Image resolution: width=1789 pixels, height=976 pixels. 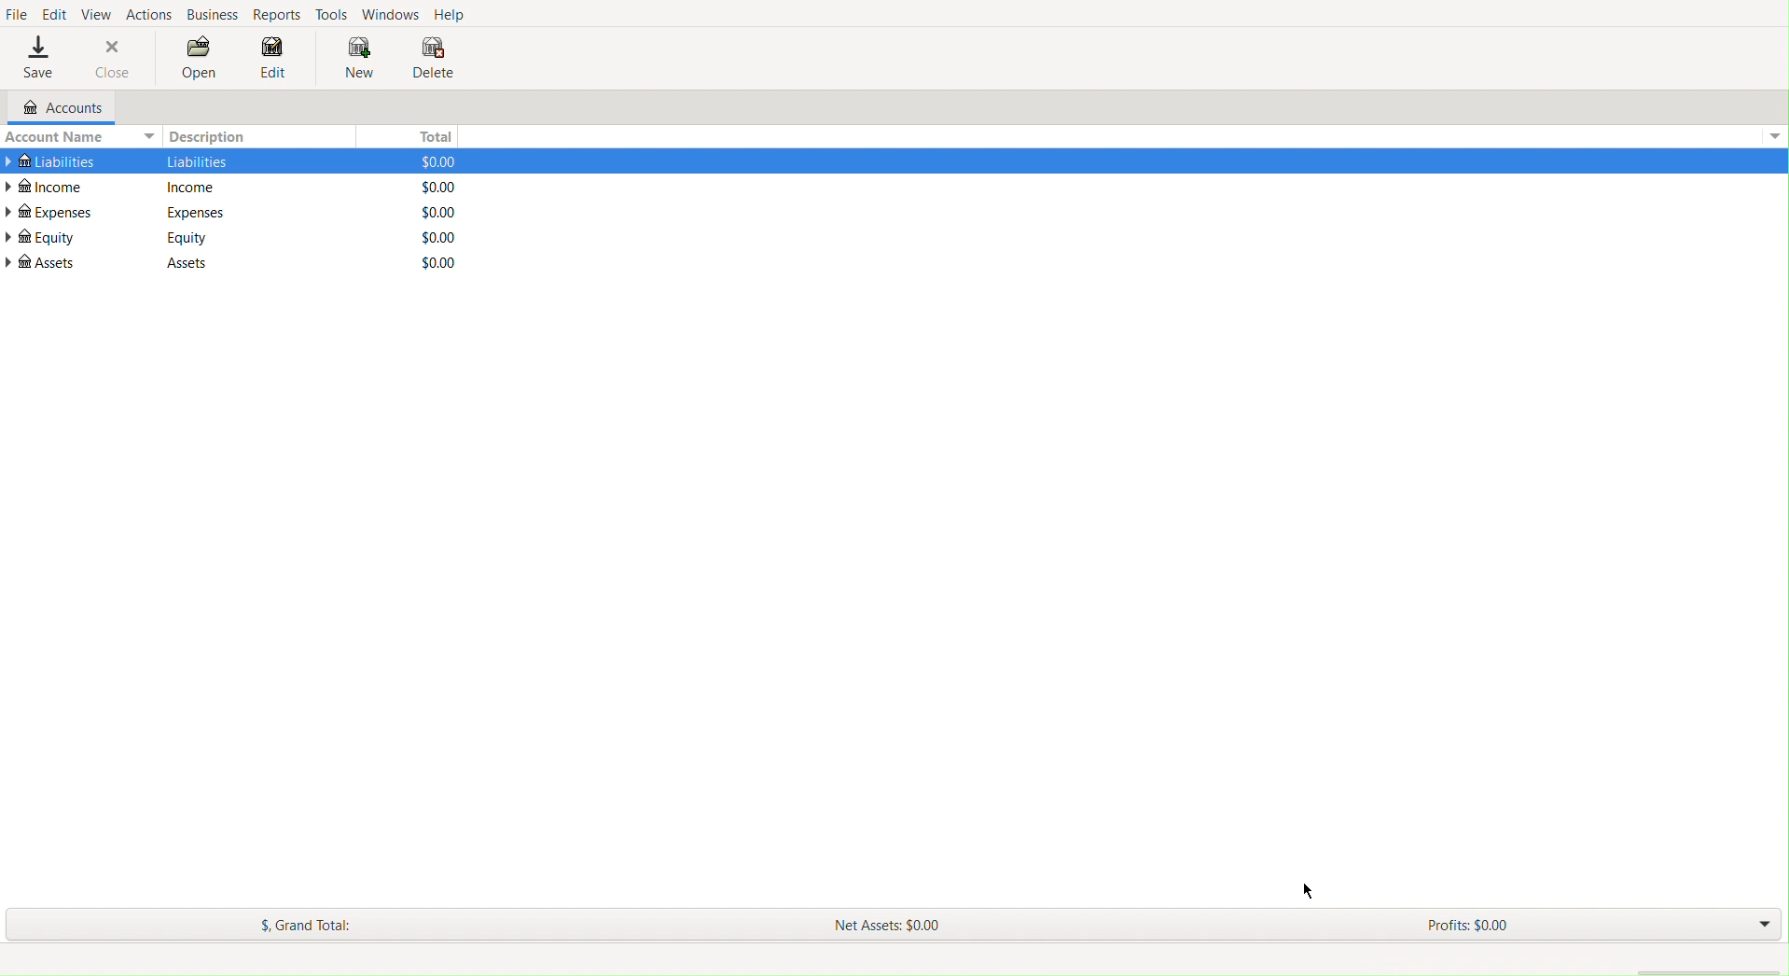 What do you see at coordinates (433, 60) in the screenshot?
I see `Delete` at bounding box center [433, 60].